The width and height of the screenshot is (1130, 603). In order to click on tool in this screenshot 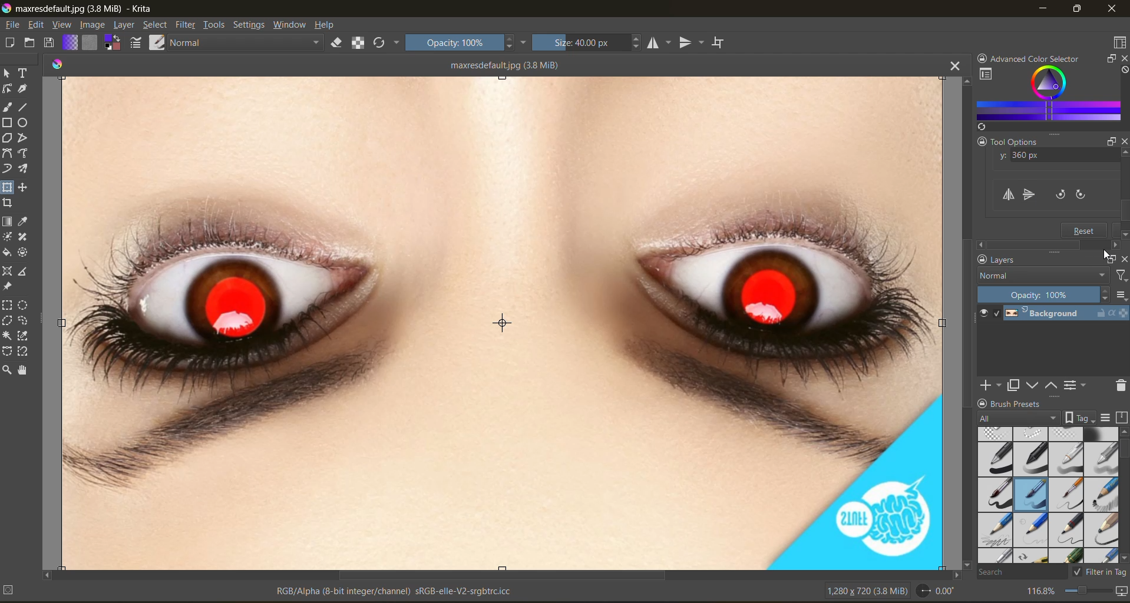, I will do `click(26, 152)`.